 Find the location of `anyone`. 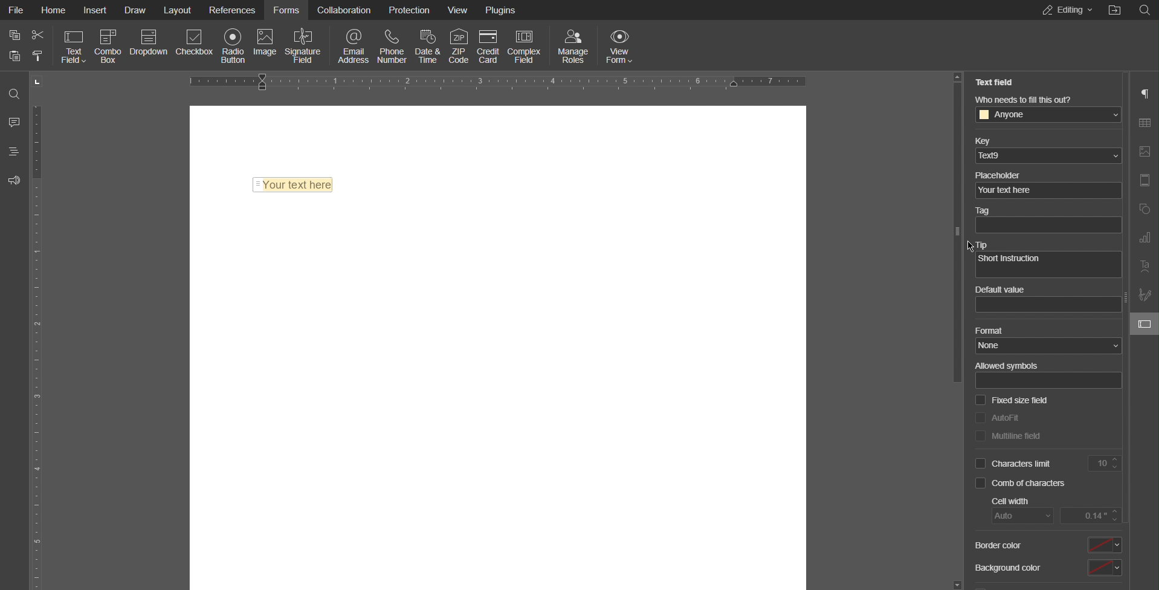

anyone is located at coordinates (1050, 115).